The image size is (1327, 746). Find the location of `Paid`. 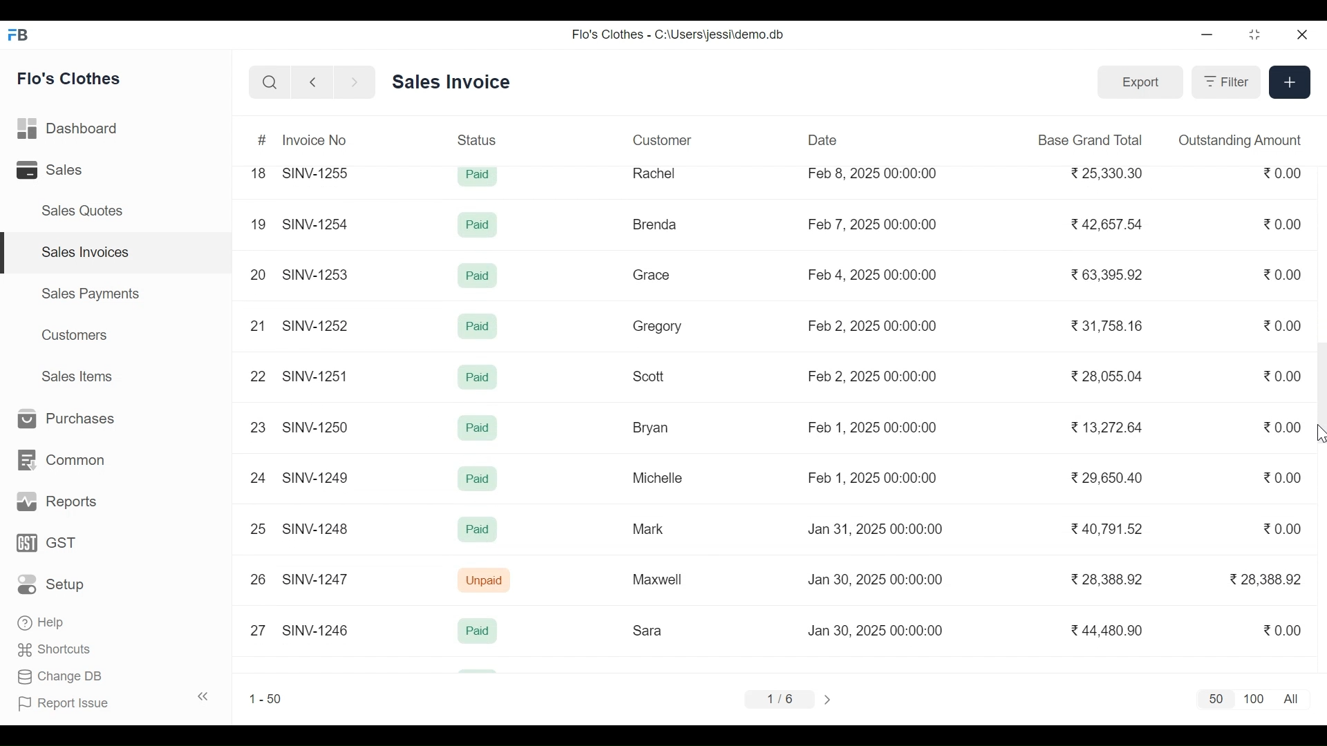

Paid is located at coordinates (478, 479).